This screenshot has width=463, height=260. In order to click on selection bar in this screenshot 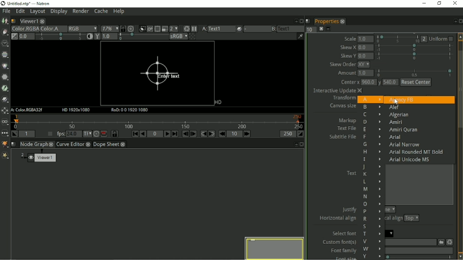, I will do `click(414, 48)`.